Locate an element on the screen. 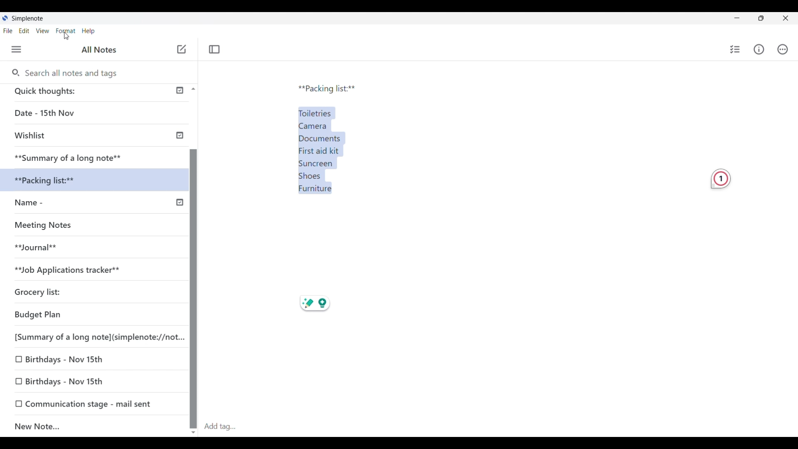  idea is located at coordinates (328, 304).